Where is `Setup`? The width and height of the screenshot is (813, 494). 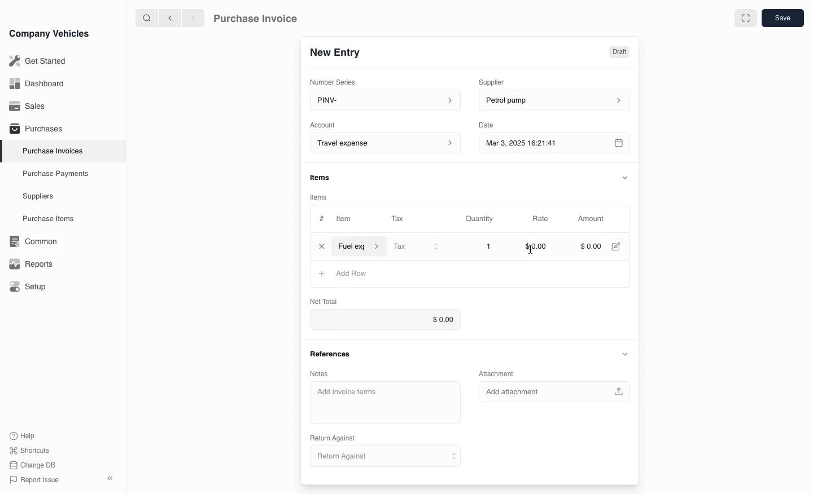 Setup is located at coordinates (30, 287).